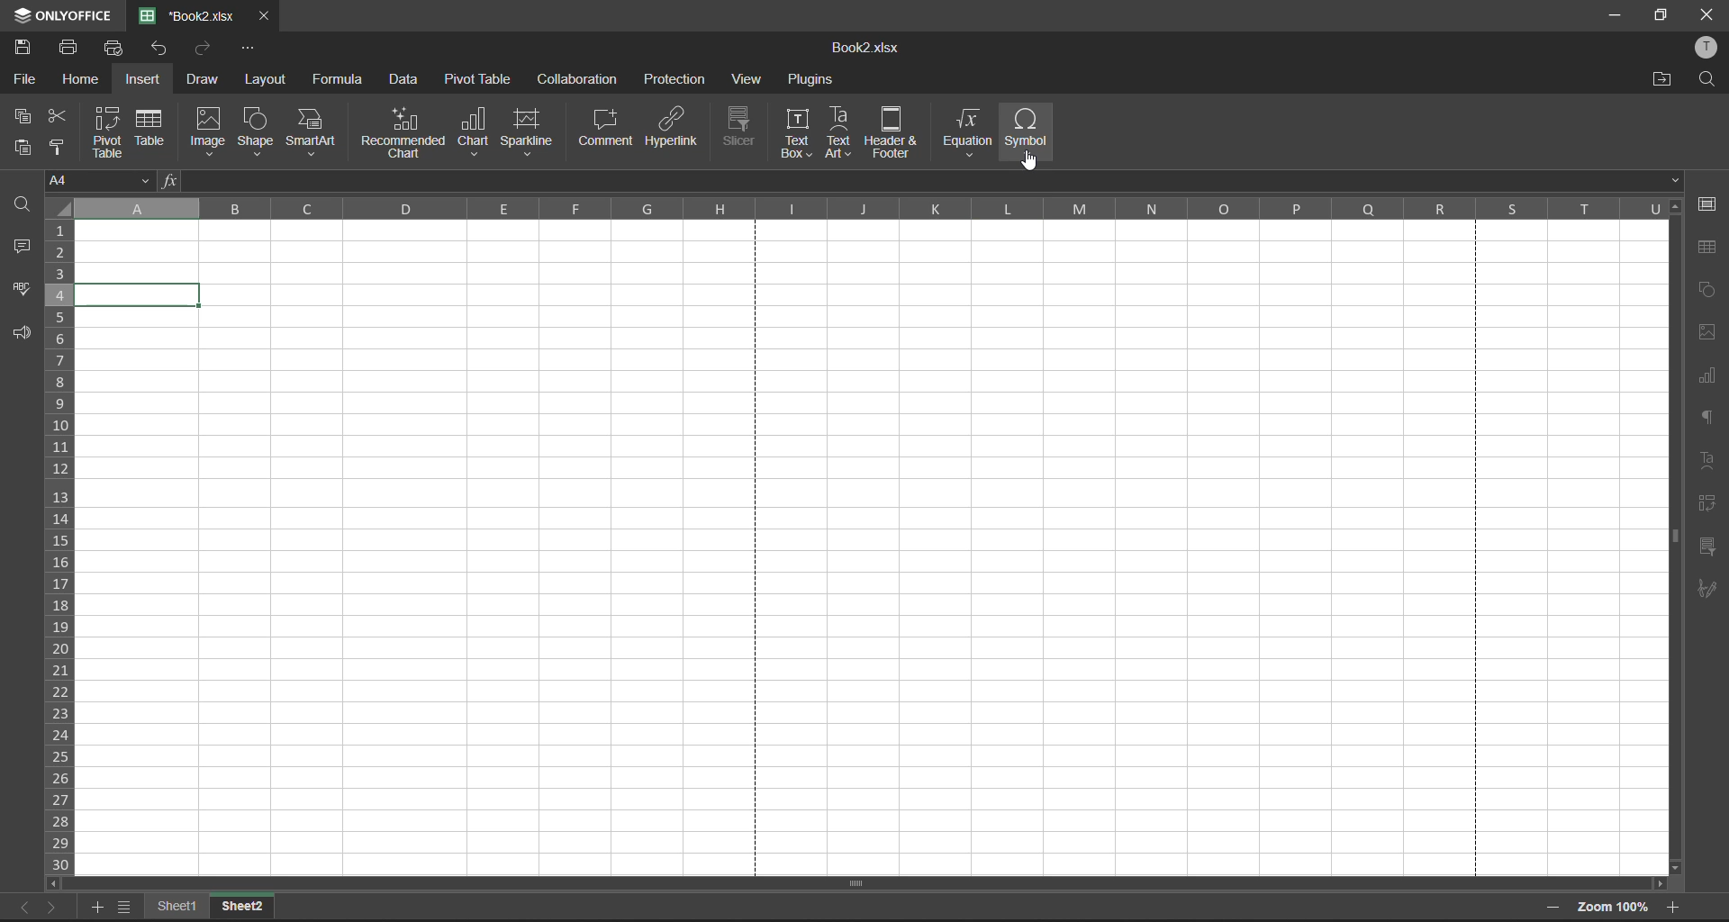 The image size is (1729, 922). I want to click on undo, so click(161, 53).